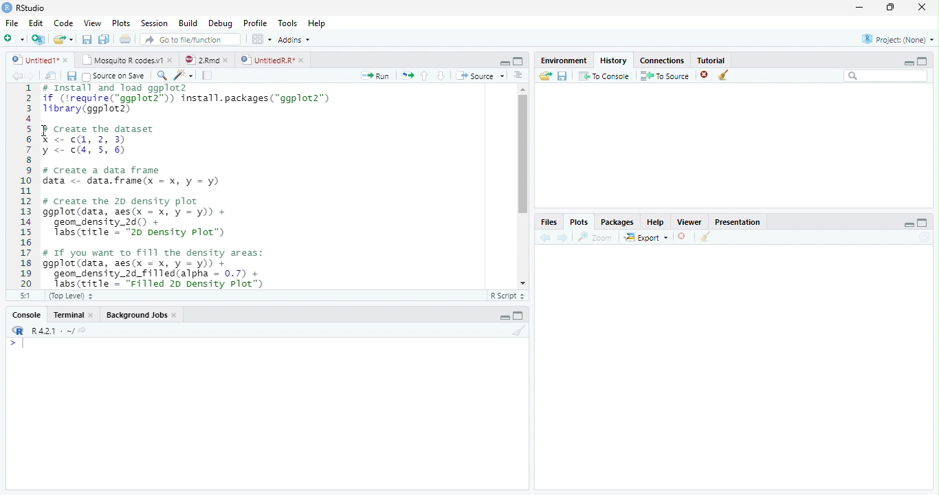 The image size is (939, 495). I want to click on Presentatior, so click(737, 223).